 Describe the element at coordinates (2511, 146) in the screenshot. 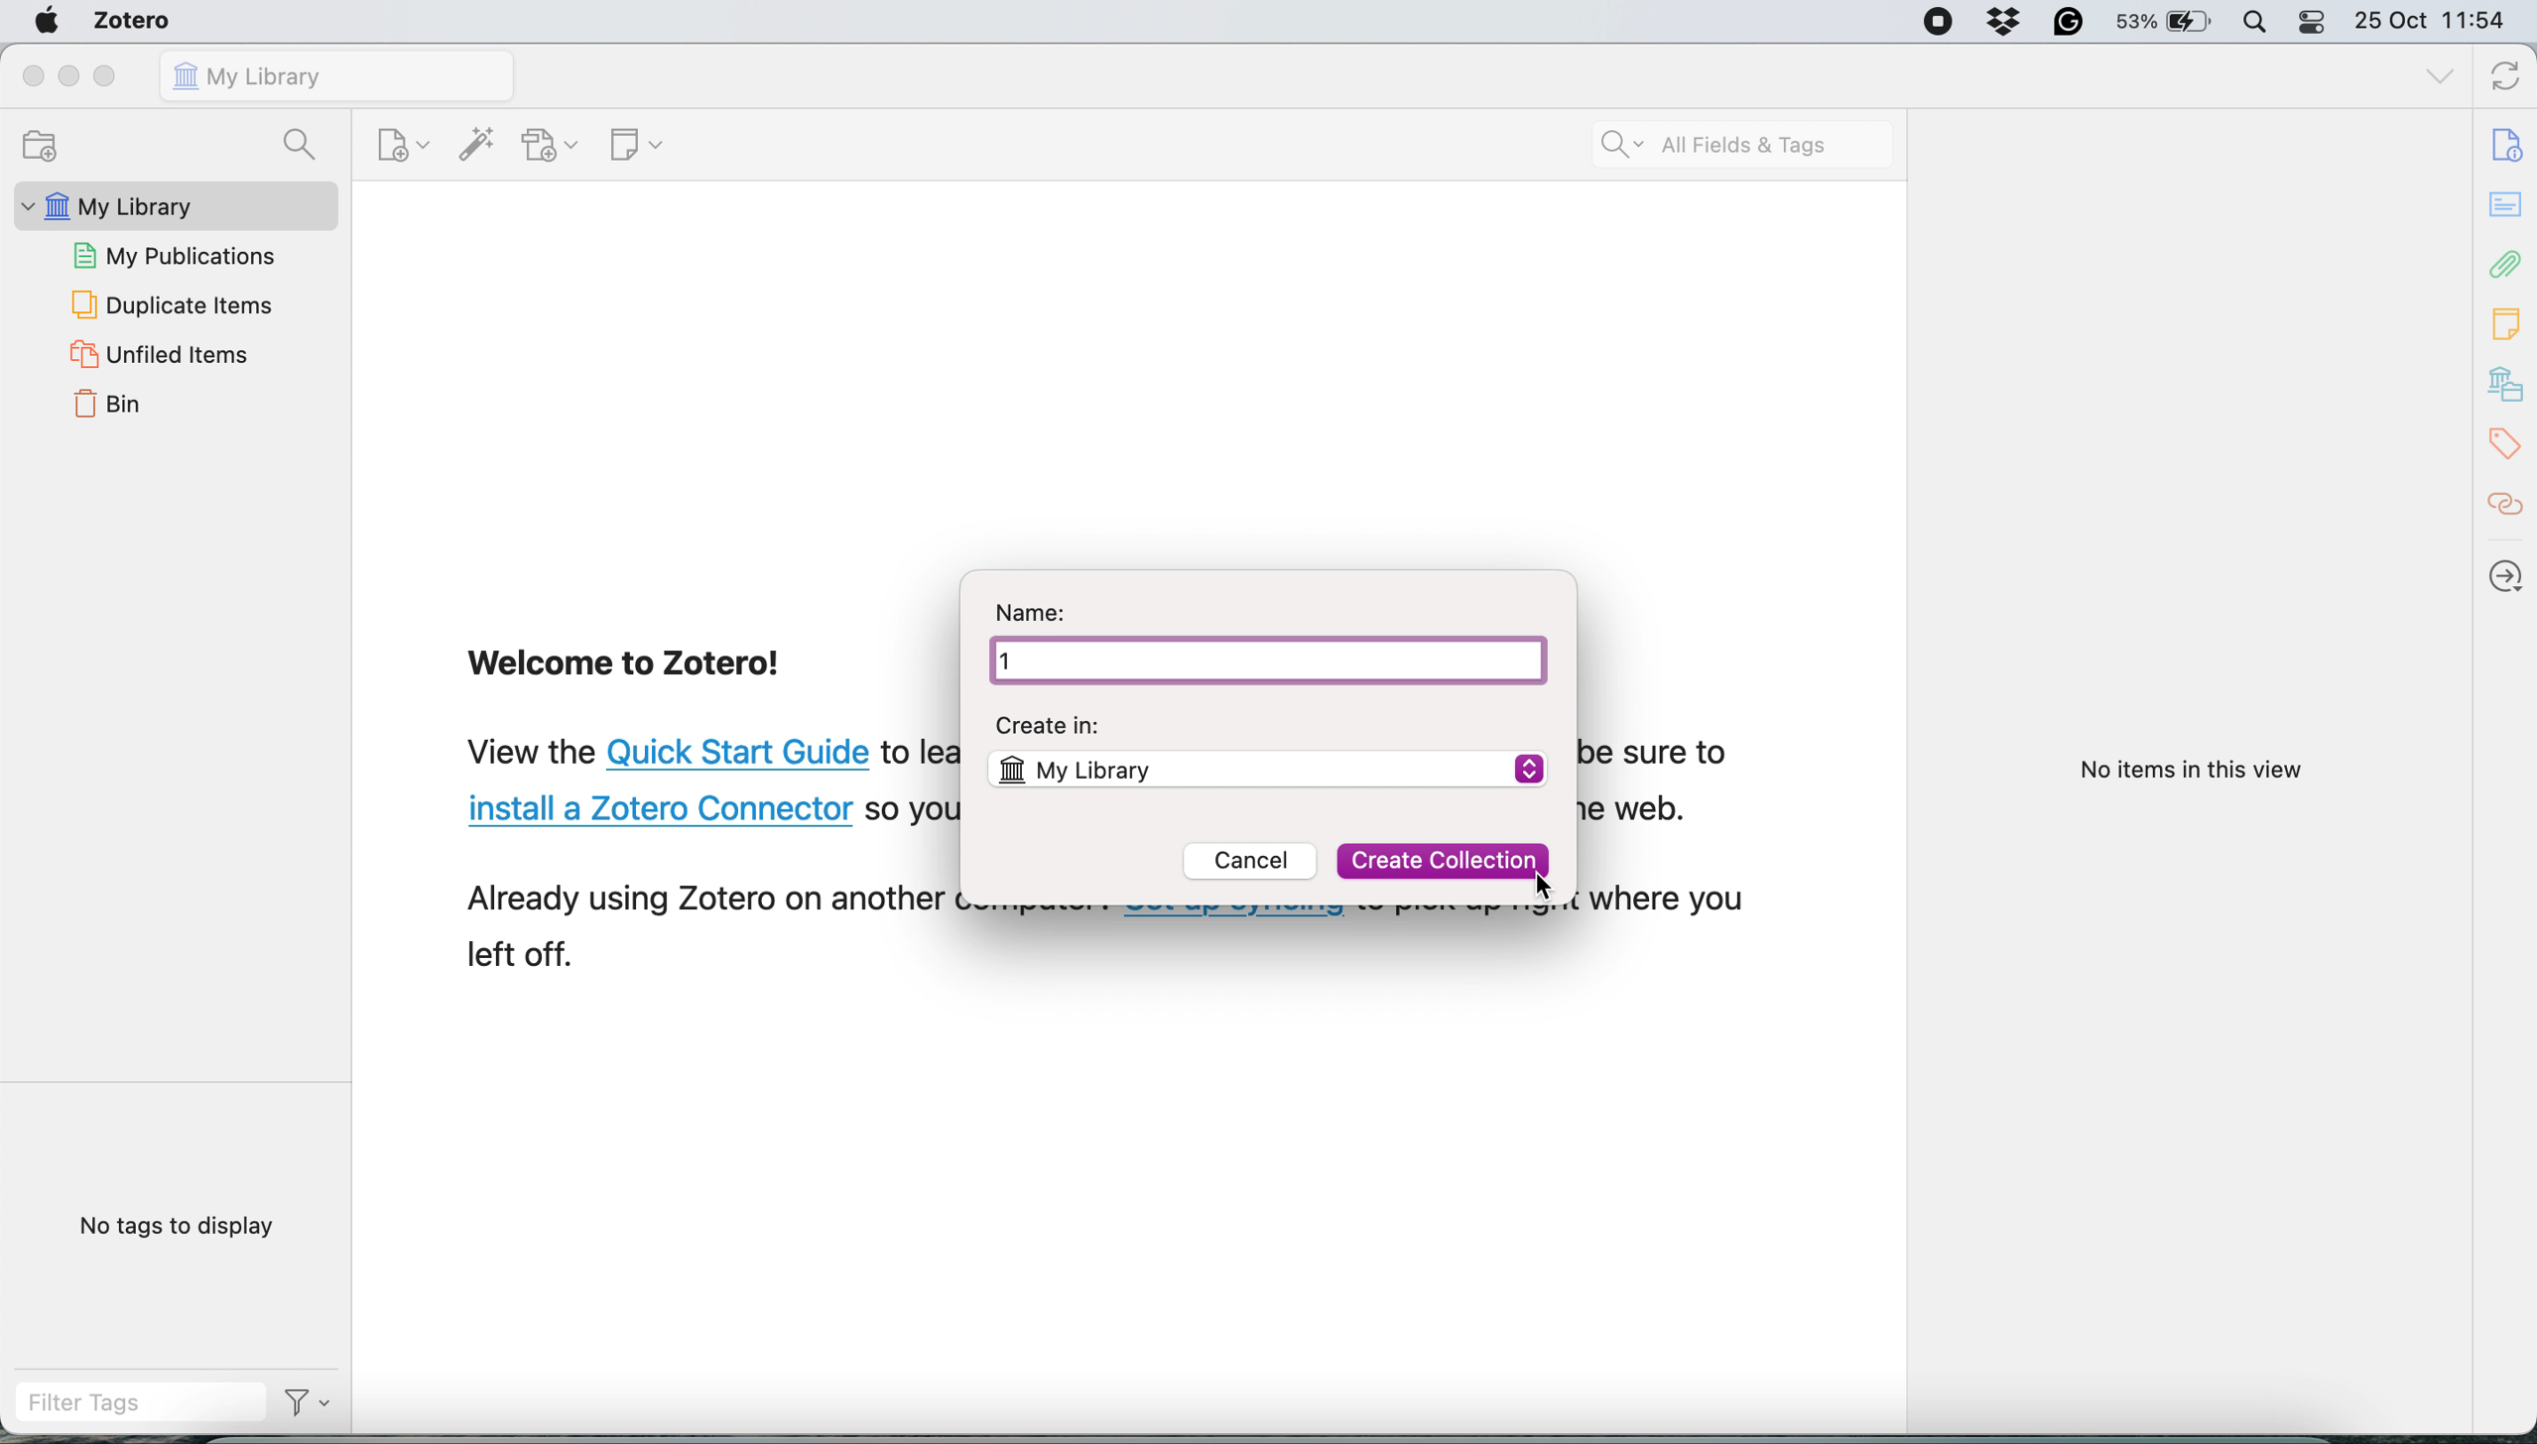

I see `document` at that location.